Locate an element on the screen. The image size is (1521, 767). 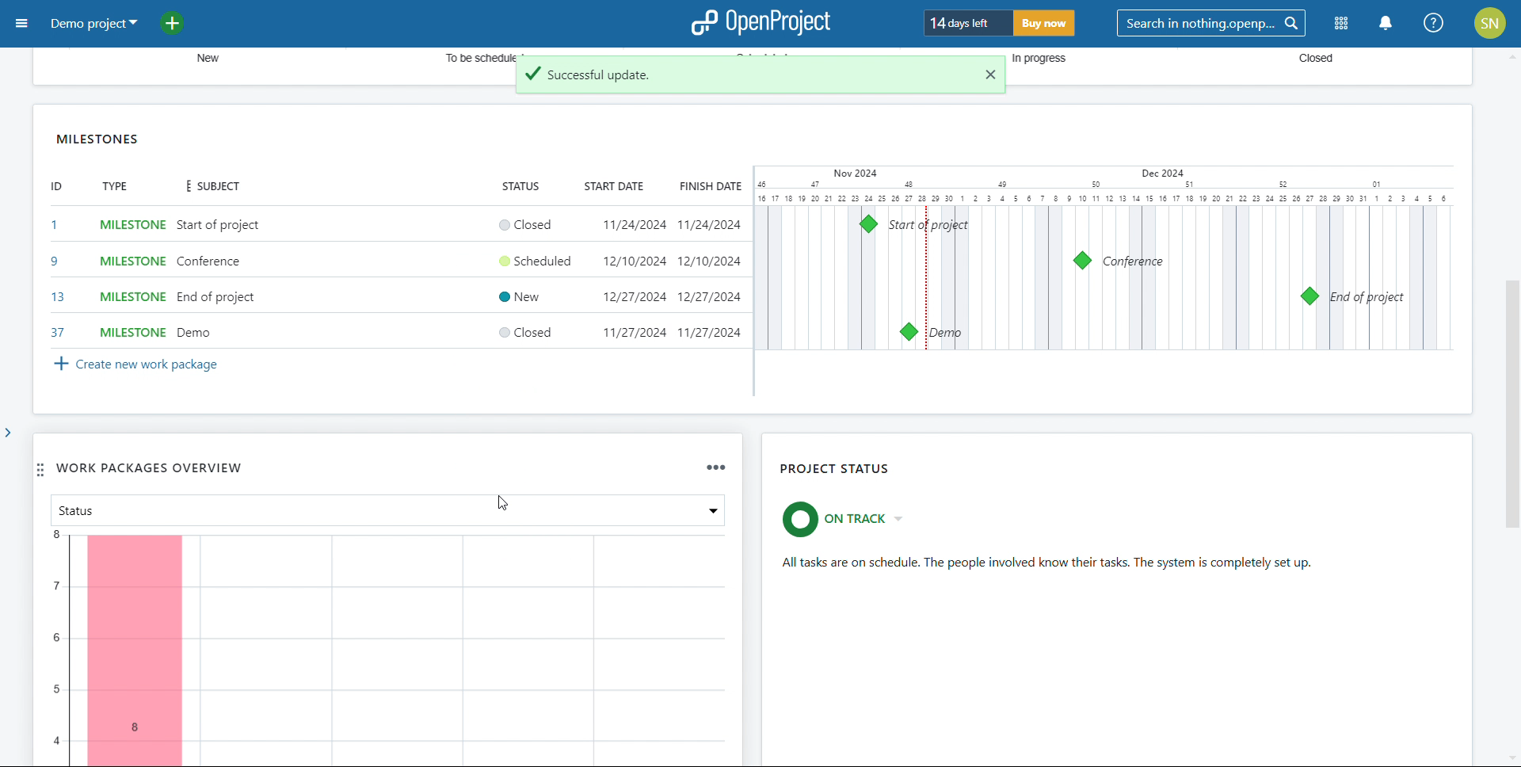
scroll bar is located at coordinates (1511, 422).